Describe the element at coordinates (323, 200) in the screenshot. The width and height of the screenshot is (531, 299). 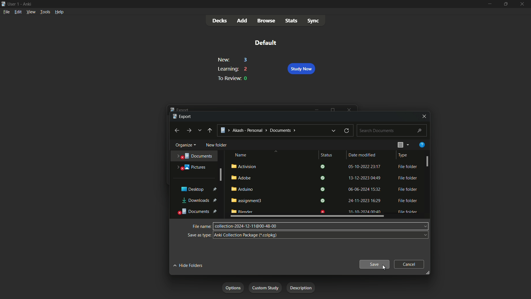
I see `folder-4` at that location.